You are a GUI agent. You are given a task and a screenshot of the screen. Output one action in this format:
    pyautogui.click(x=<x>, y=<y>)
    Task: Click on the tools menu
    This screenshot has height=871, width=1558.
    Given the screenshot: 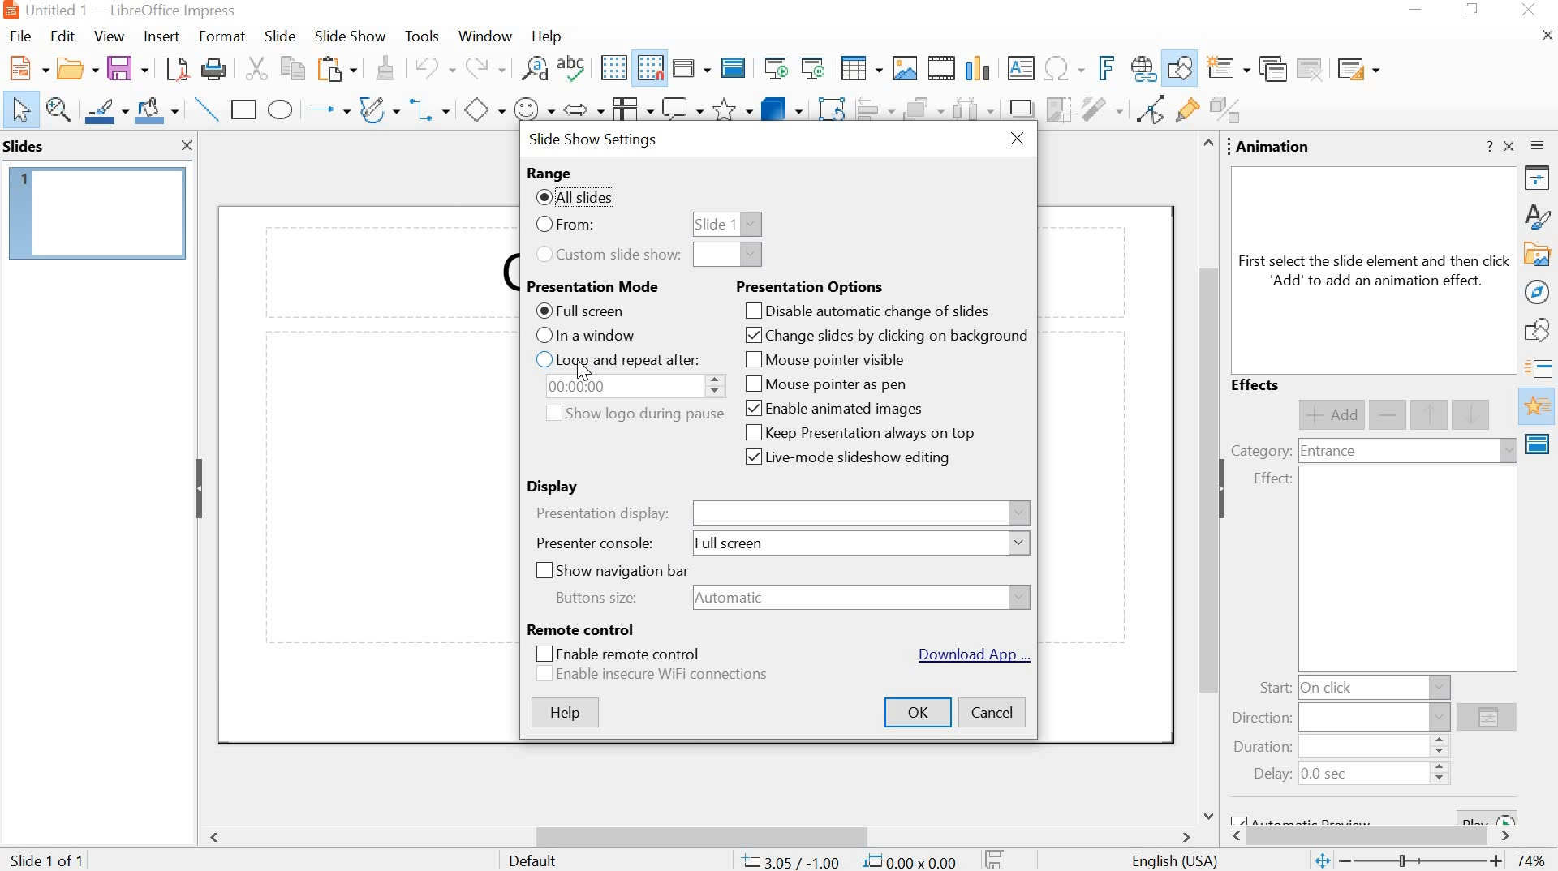 What is the action you would take?
    pyautogui.click(x=421, y=37)
    